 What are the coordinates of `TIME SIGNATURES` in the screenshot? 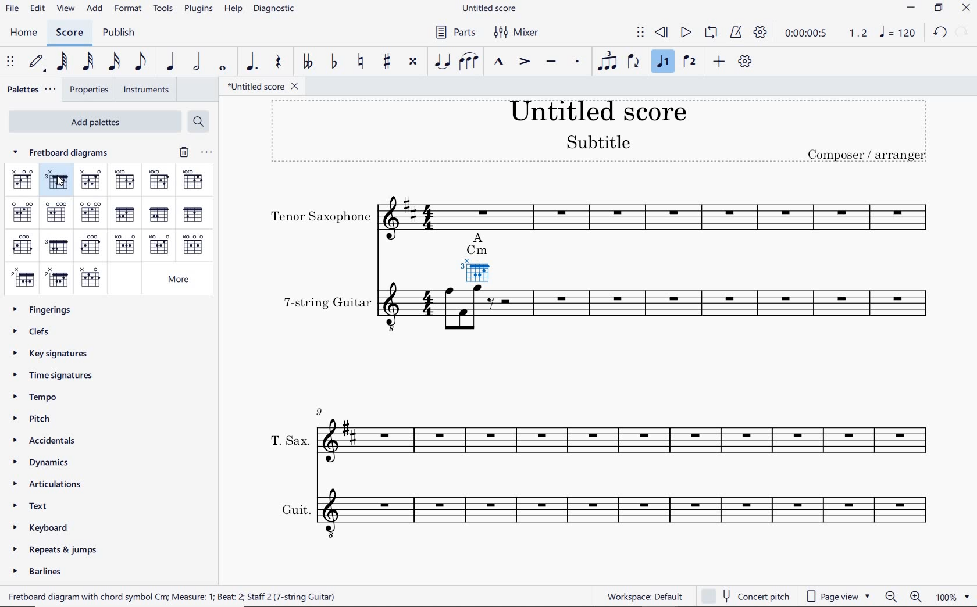 It's located at (63, 377).